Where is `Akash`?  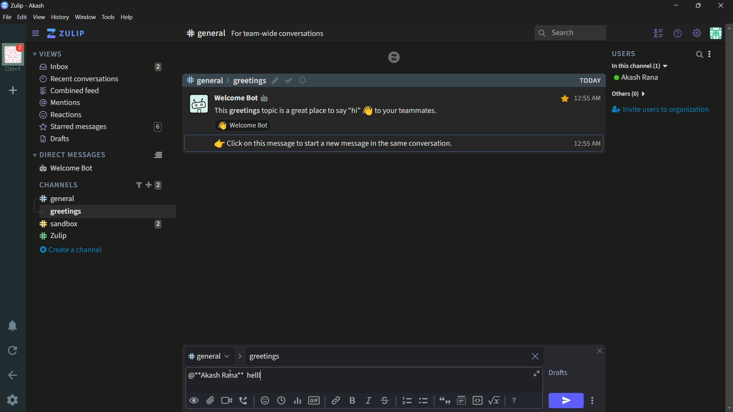 Akash is located at coordinates (37, 6).